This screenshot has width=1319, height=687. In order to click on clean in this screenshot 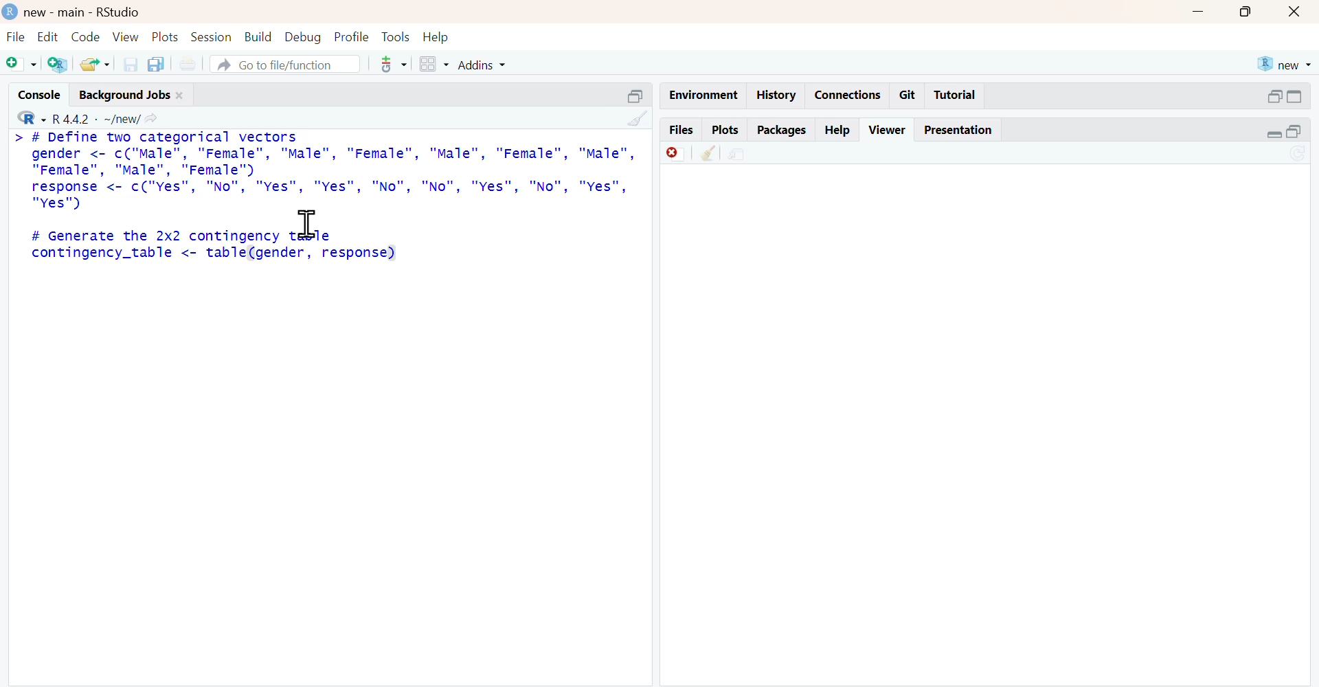, I will do `click(638, 118)`.